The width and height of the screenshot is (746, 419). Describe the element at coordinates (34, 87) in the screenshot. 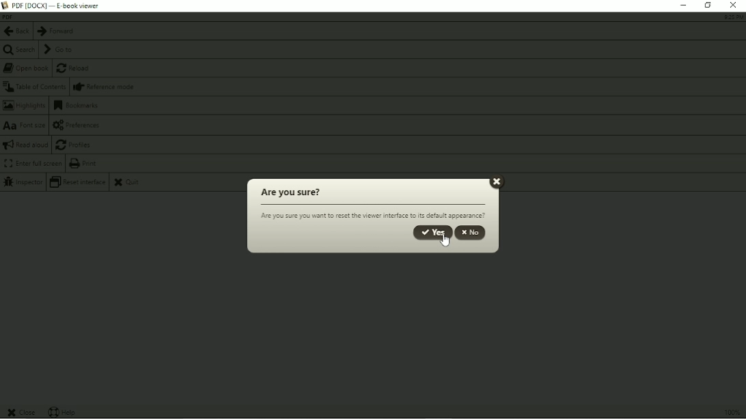

I see `Table of contents` at that location.